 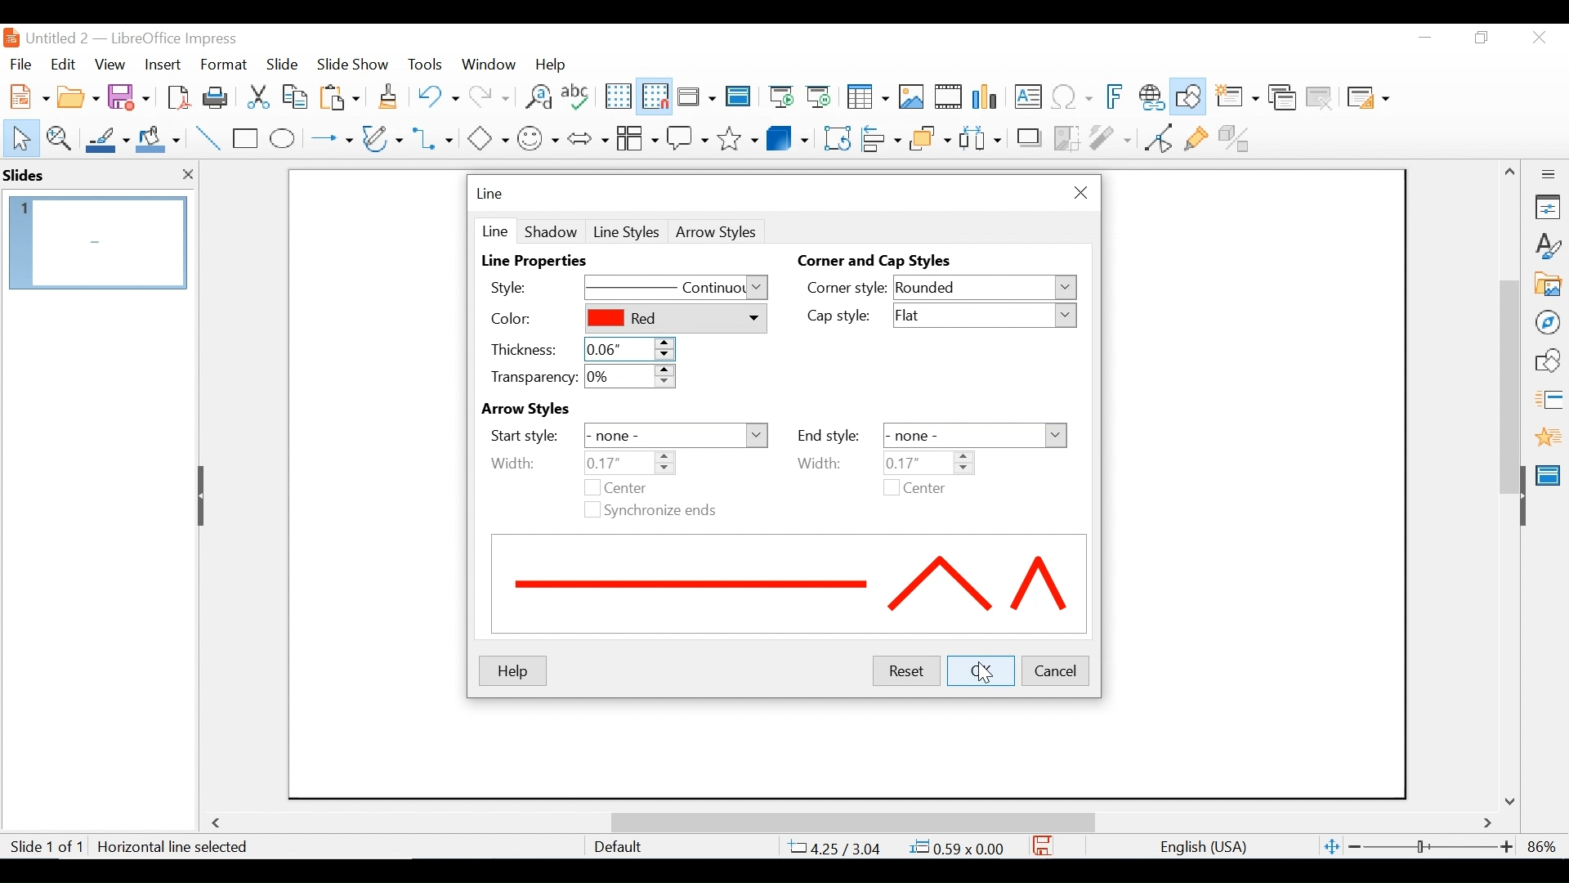 I want to click on Select, so click(x=18, y=137).